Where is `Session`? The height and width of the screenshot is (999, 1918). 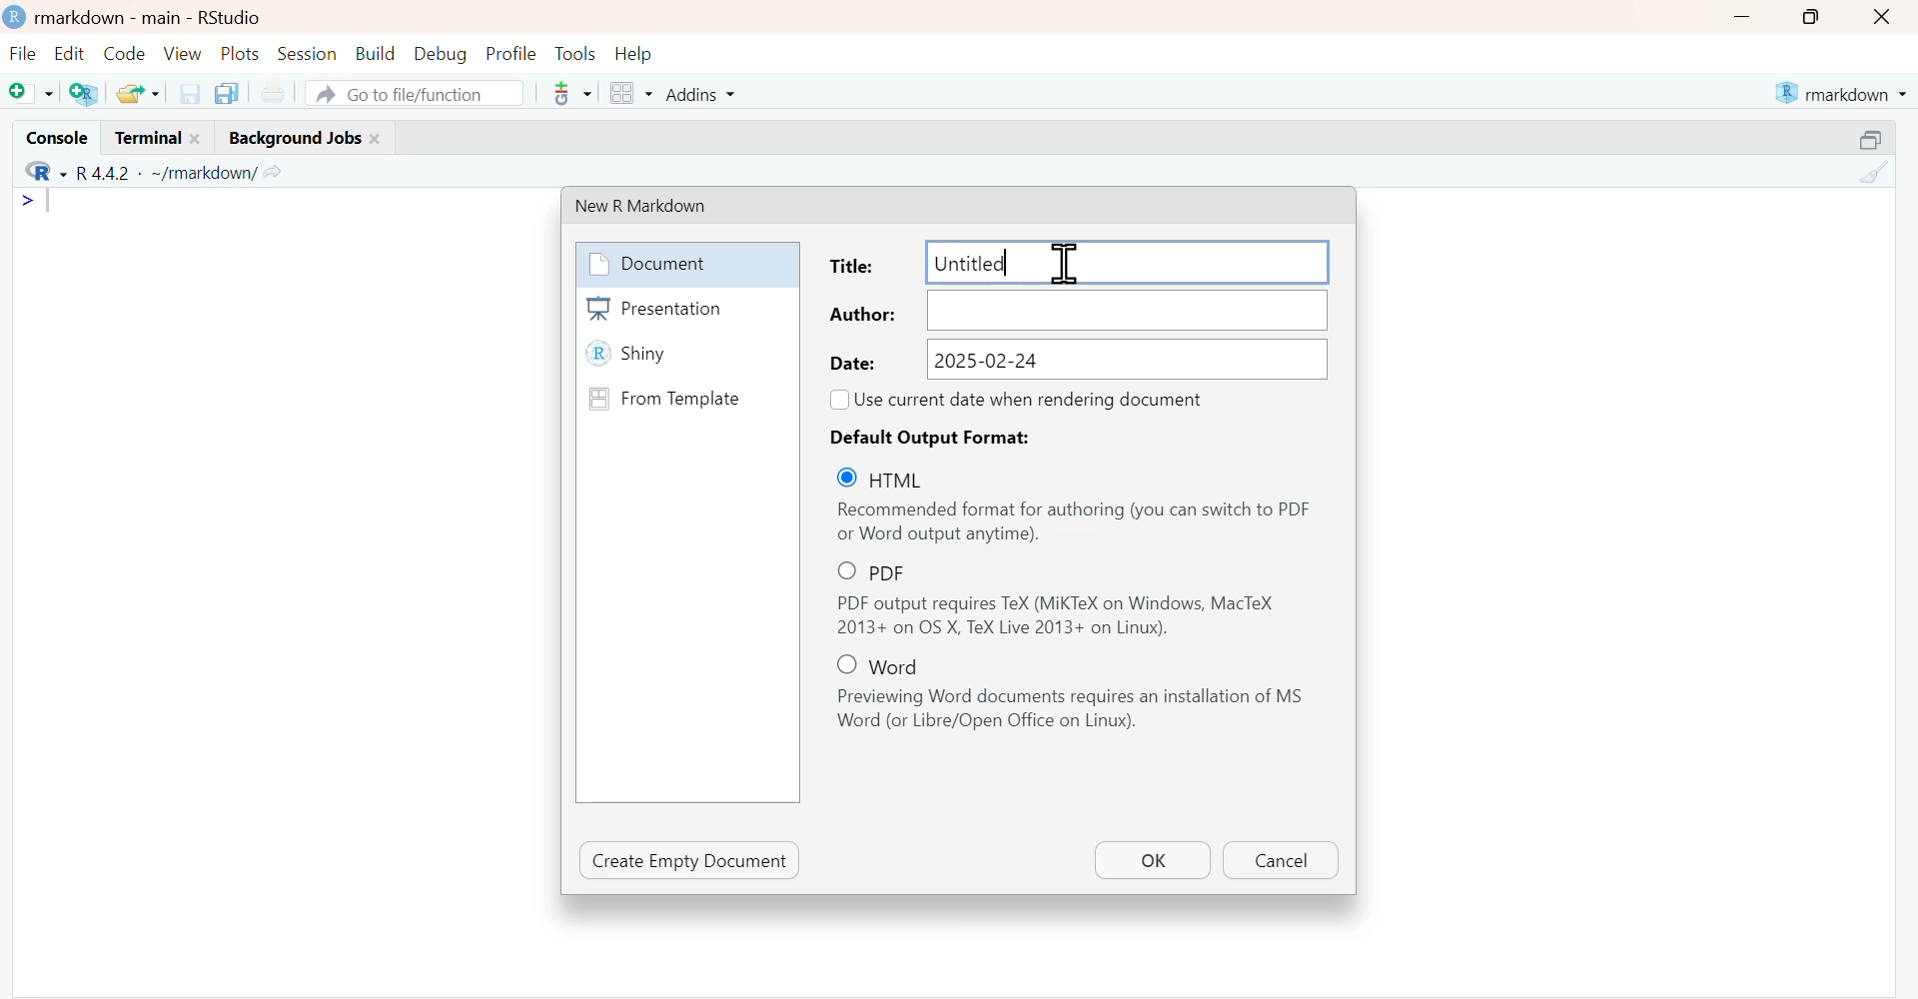 Session is located at coordinates (309, 54).